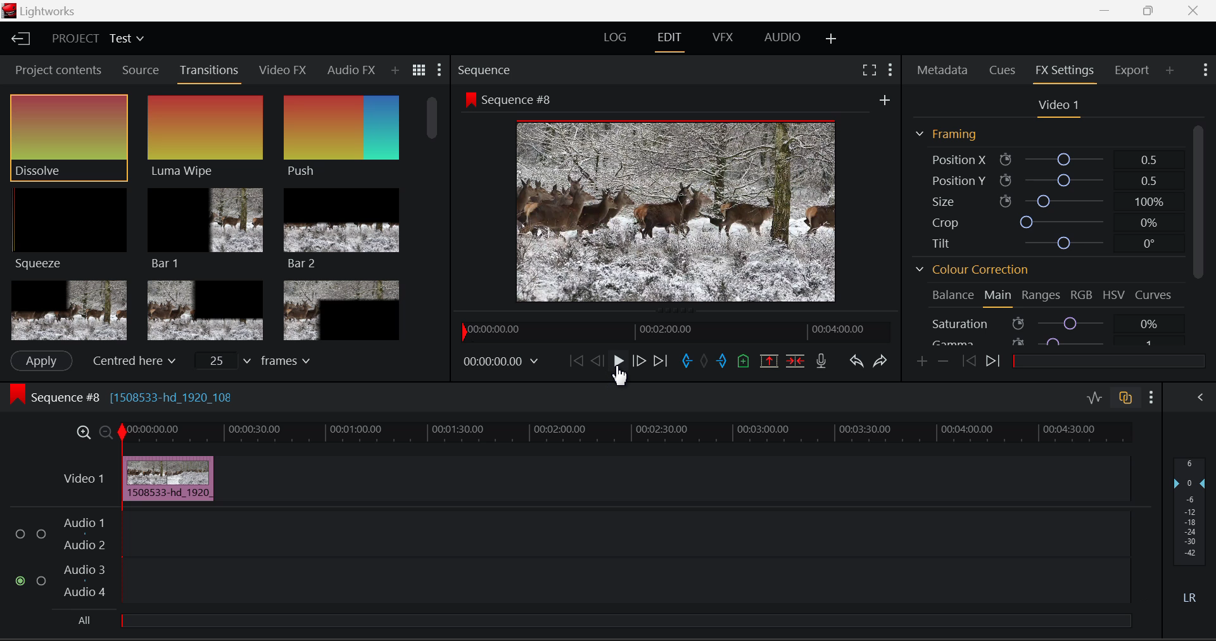 The height and width of the screenshot is (641, 1216). I want to click on Project Title, so click(96, 37).